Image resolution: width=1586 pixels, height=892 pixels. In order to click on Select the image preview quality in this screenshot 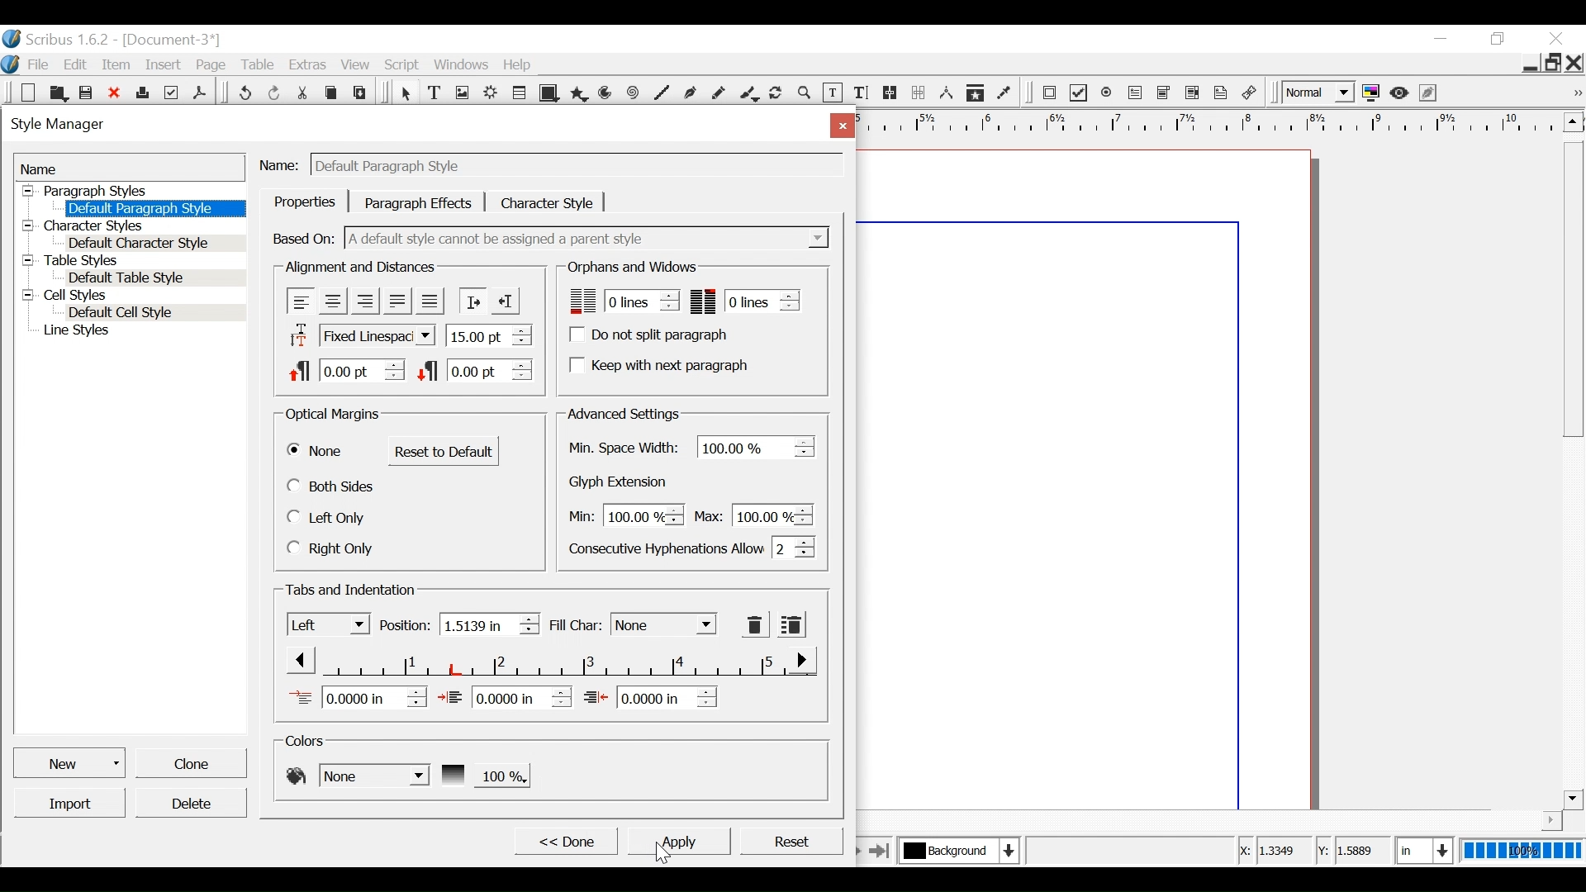, I will do `click(1320, 93)`.